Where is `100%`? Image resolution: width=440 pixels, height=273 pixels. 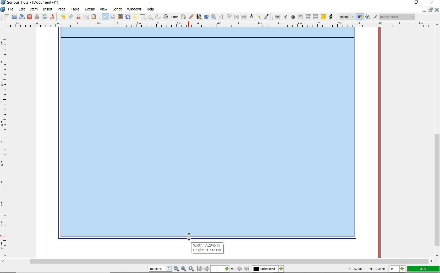 100% is located at coordinates (423, 269).